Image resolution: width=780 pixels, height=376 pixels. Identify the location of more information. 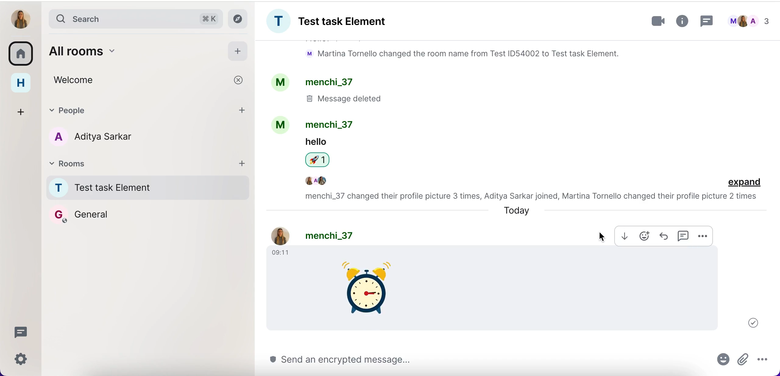
(683, 22).